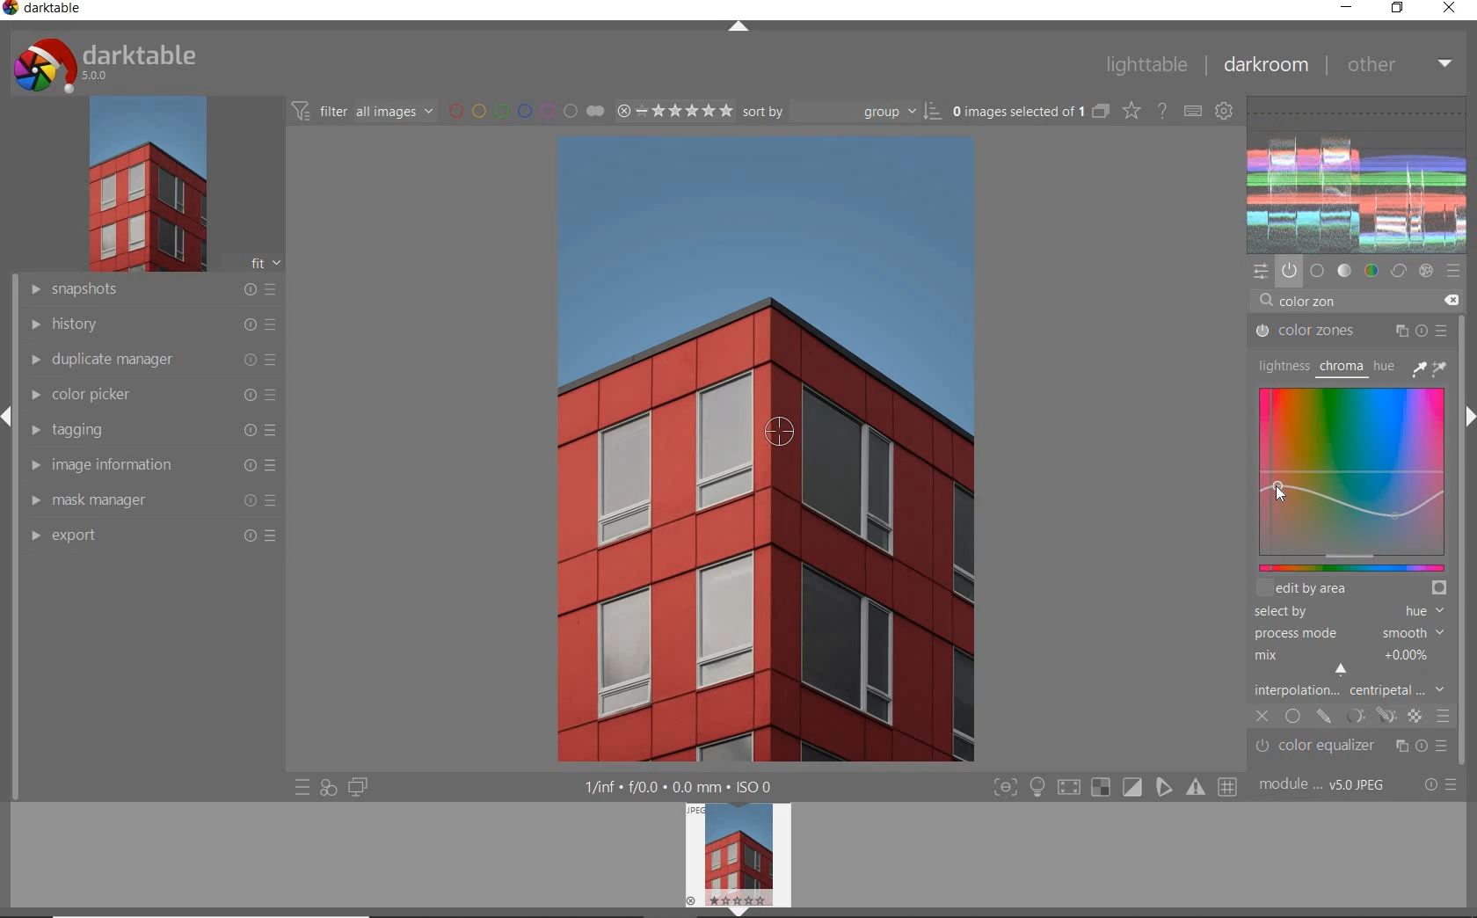 The width and height of the screenshot is (1477, 918). What do you see at coordinates (1145, 65) in the screenshot?
I see `lighttable` at bounding box center [1145, 65].